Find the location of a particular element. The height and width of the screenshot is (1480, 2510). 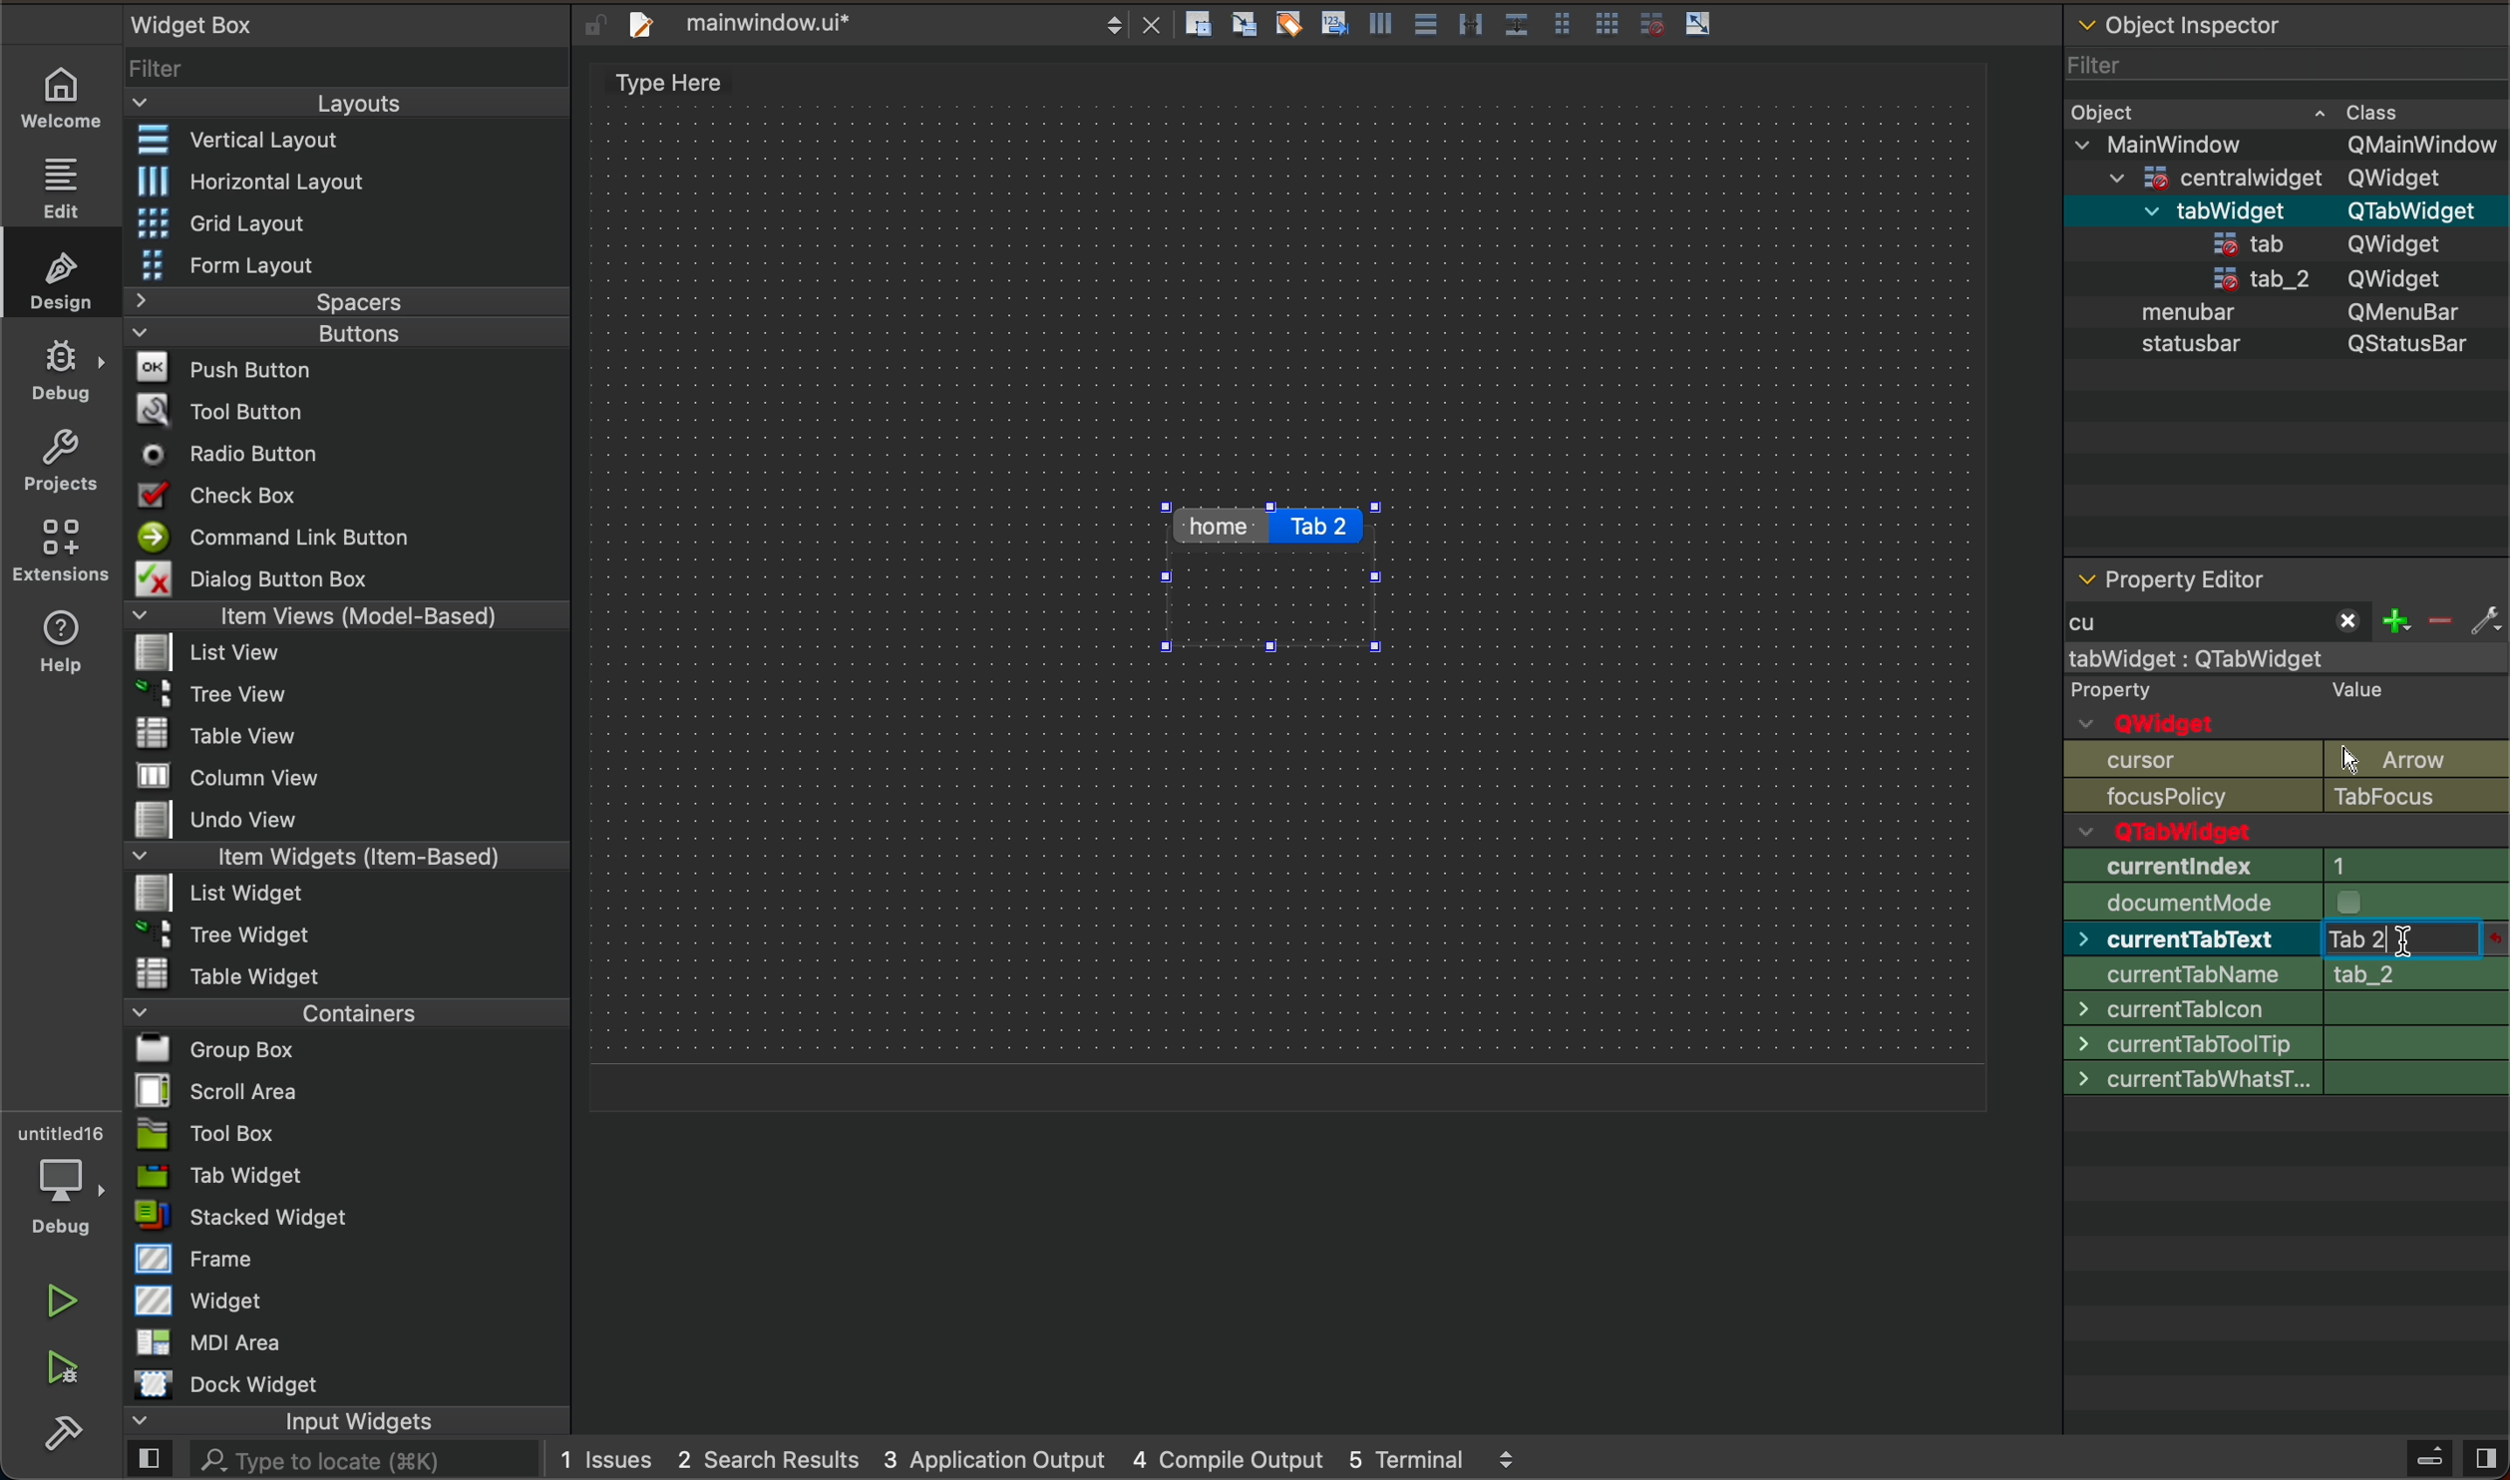

QStatusBar is located at coordinates (2388, 343).